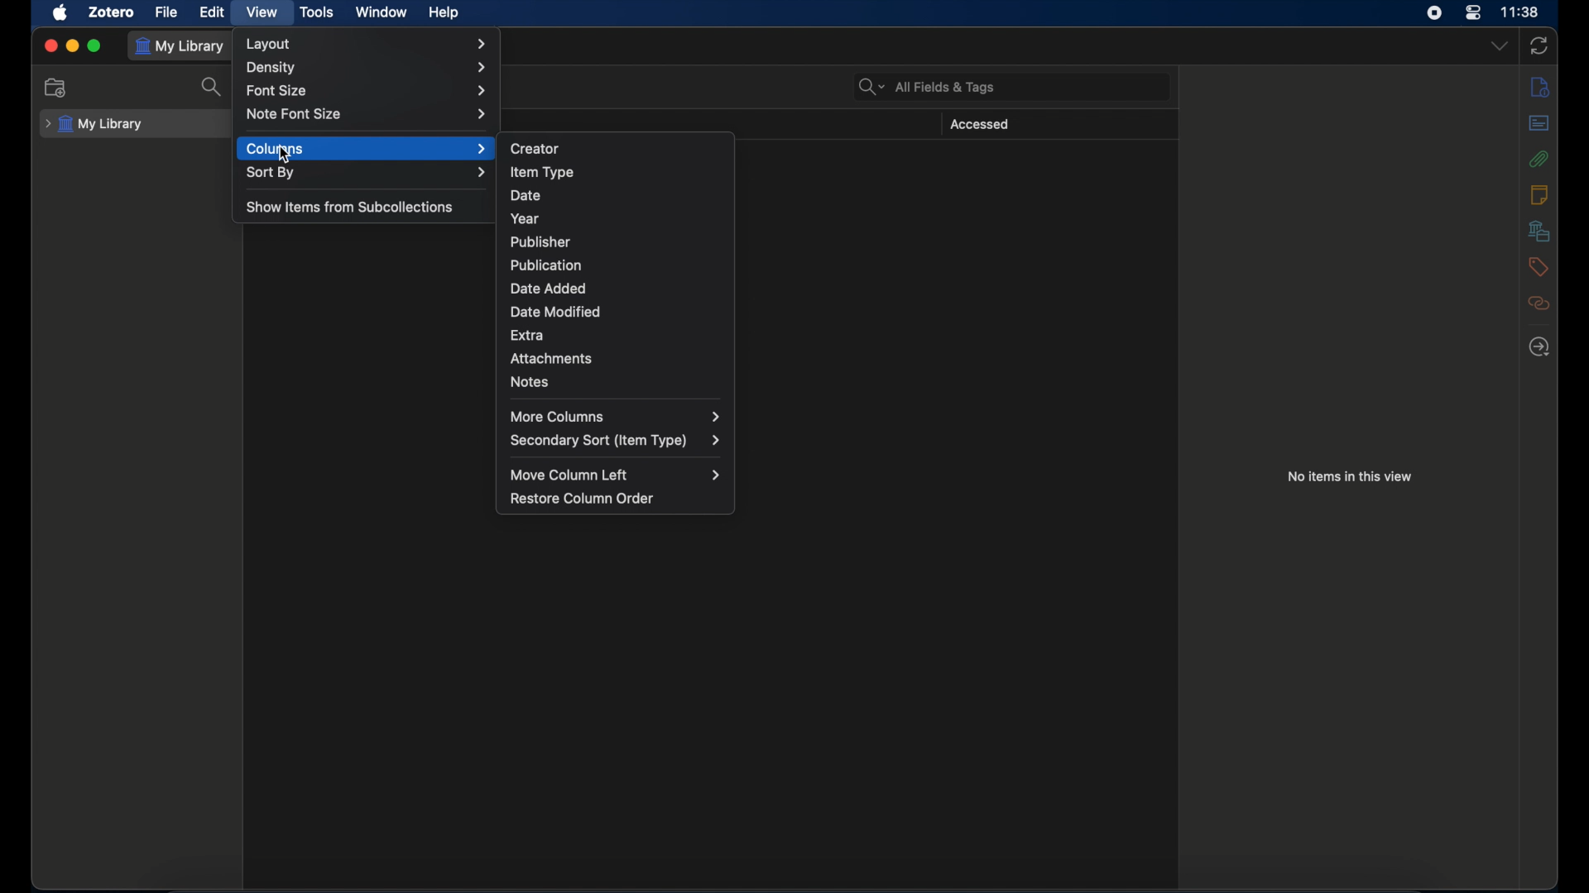 Image resolution: width=1589 pixels, height=893 pixels. I want to click on search, so click(212, 86).